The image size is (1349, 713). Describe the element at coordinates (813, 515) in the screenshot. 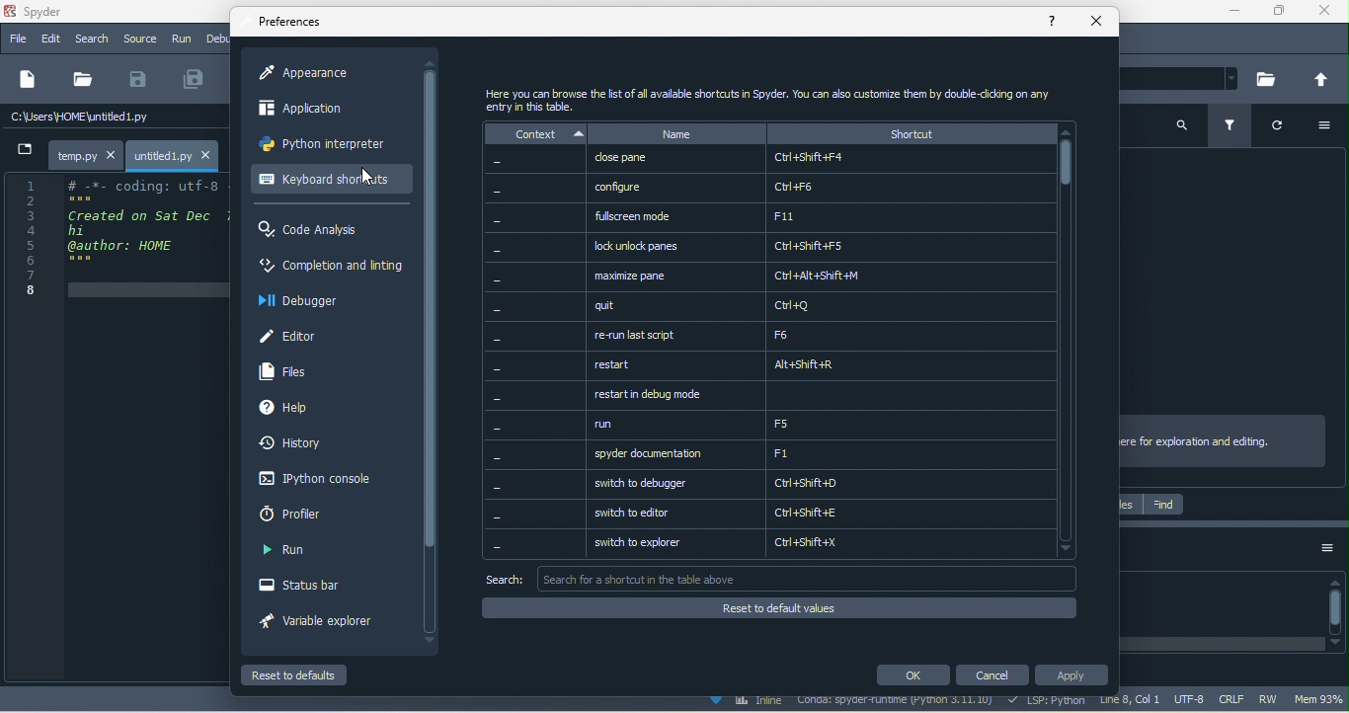

I see `switch to editor` at that location.